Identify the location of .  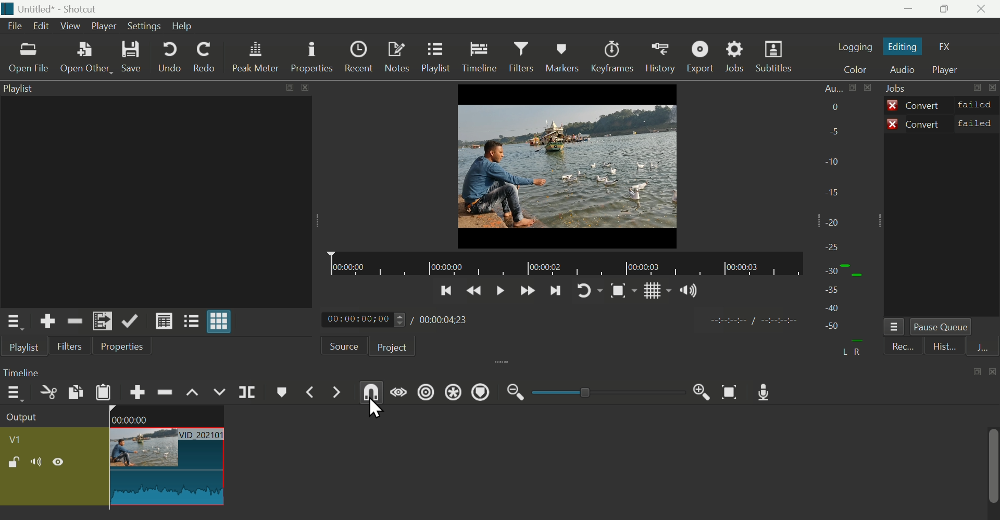
(933, 327).